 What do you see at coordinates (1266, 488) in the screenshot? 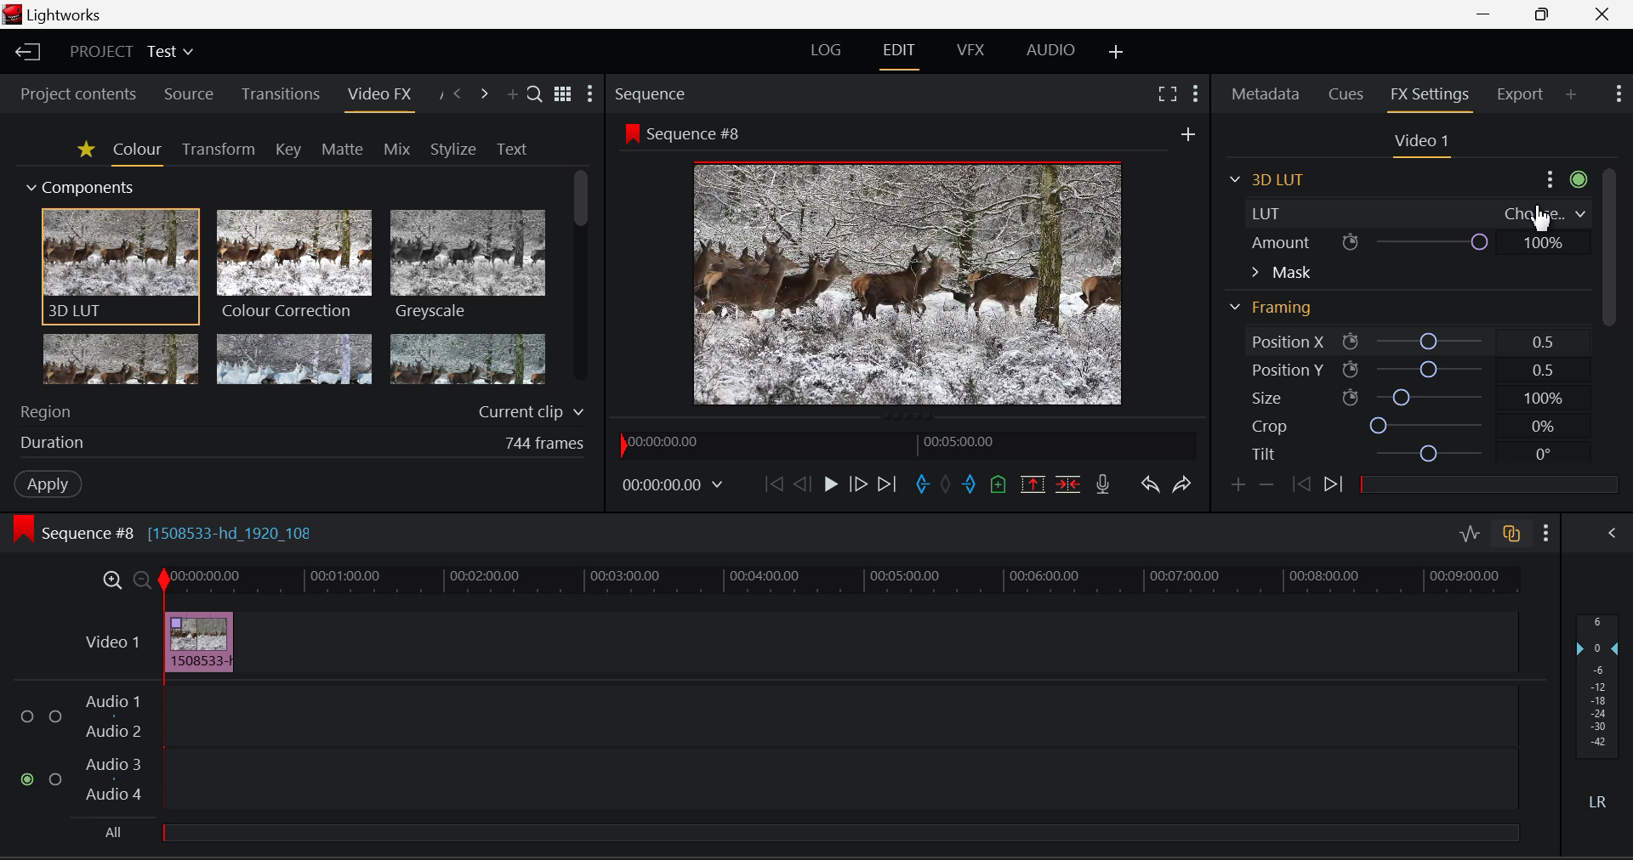
I see `Remove keyframe` at bounding box center [1266, 488].